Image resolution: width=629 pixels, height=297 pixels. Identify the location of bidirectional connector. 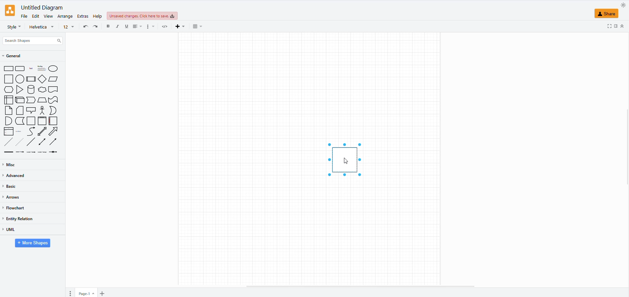
(42, 142).